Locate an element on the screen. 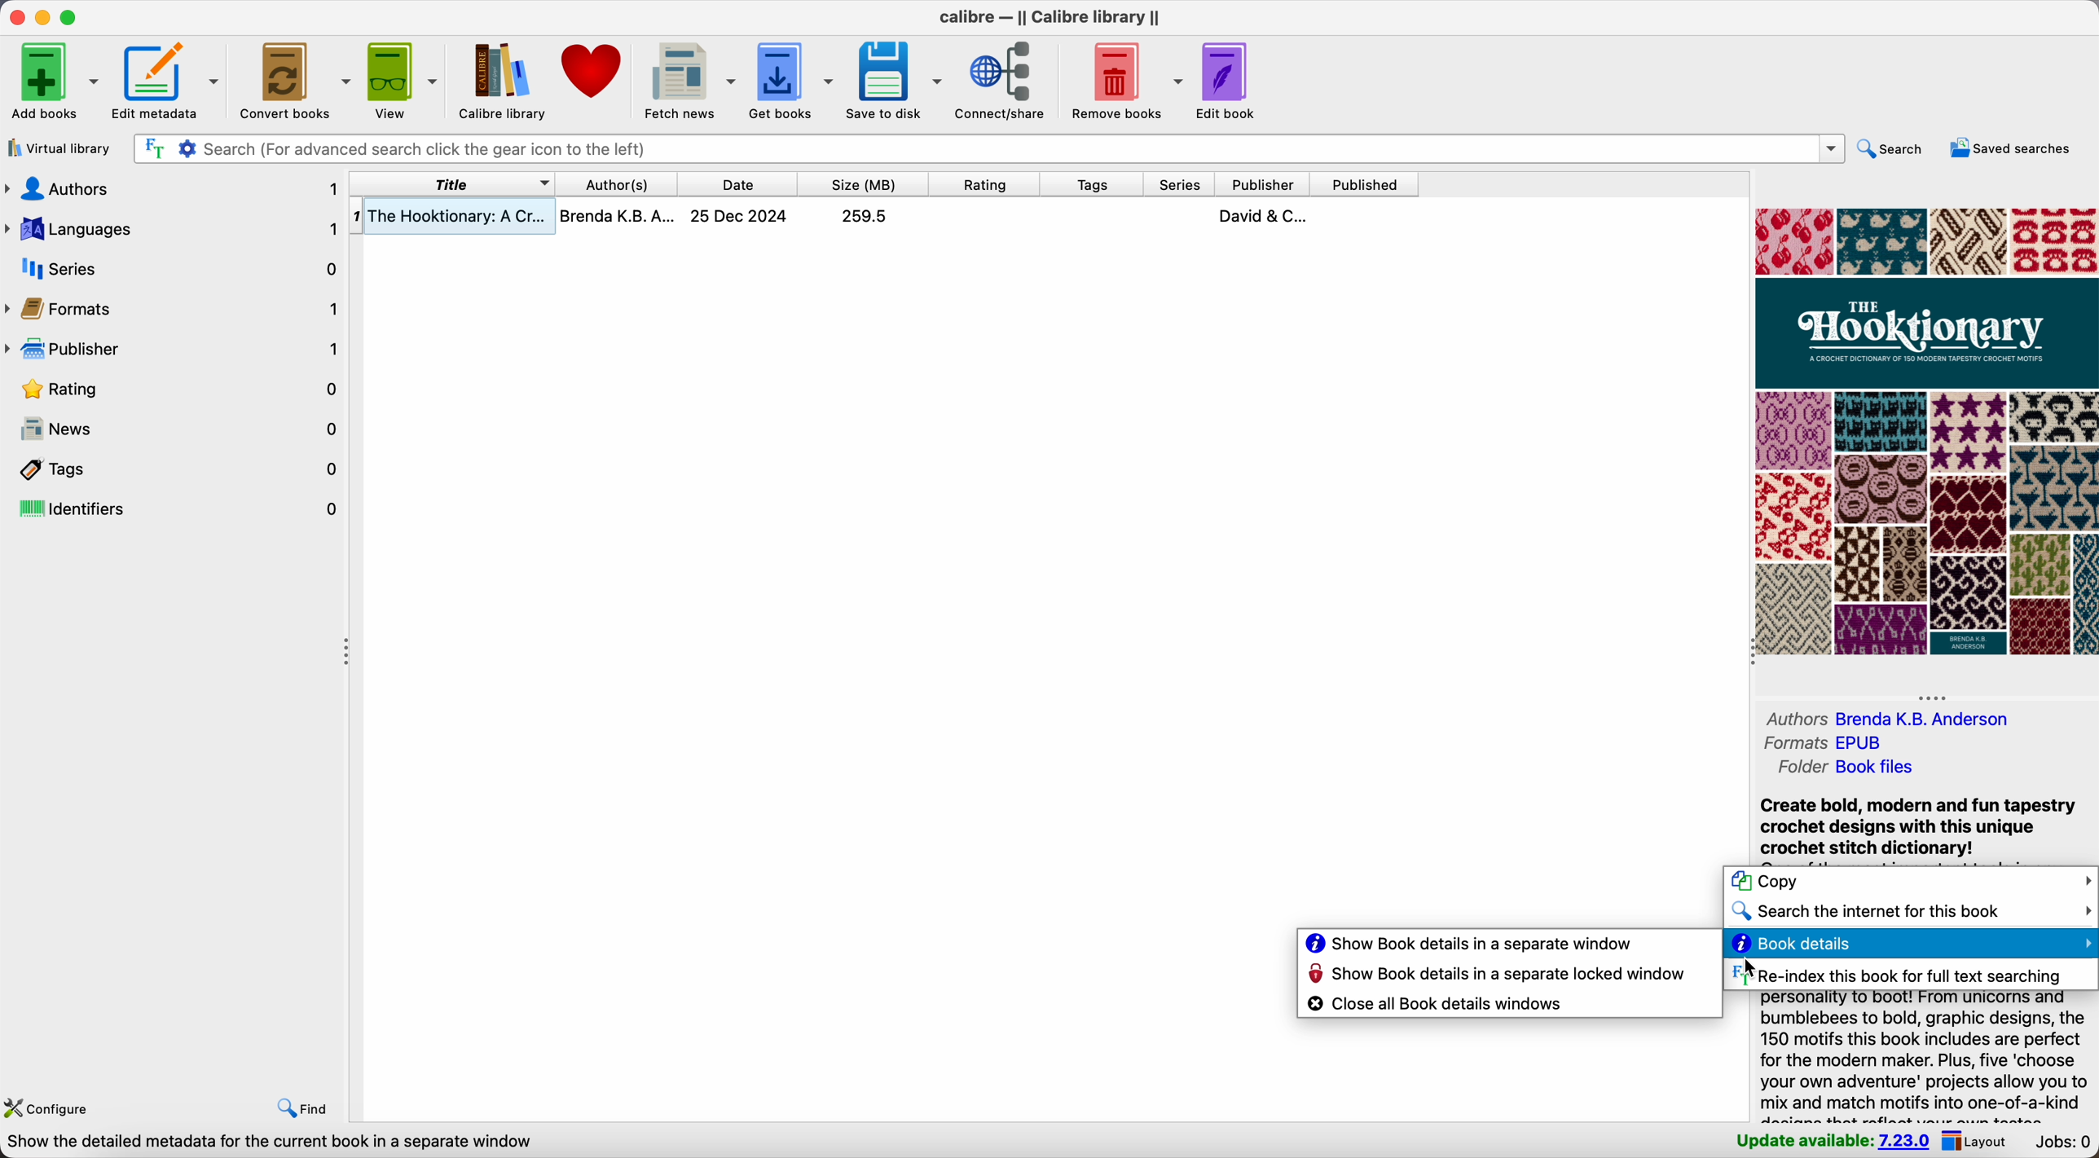 The height and width of the screenshot is (1158, 2099). series is located at coordinates (174, 267).